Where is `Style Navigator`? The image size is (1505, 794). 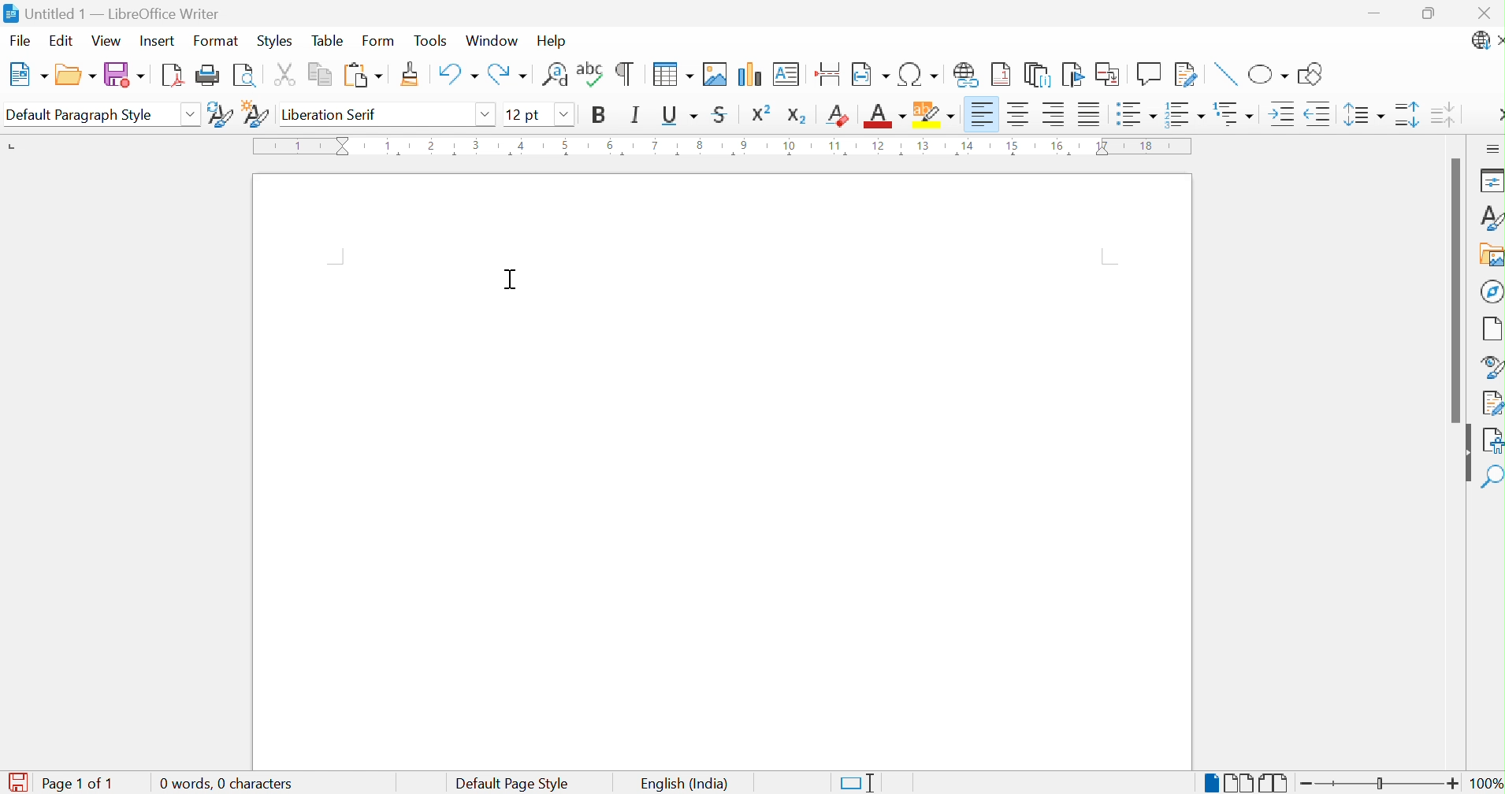 Style Navigator is located at coordinates (1488, 366).